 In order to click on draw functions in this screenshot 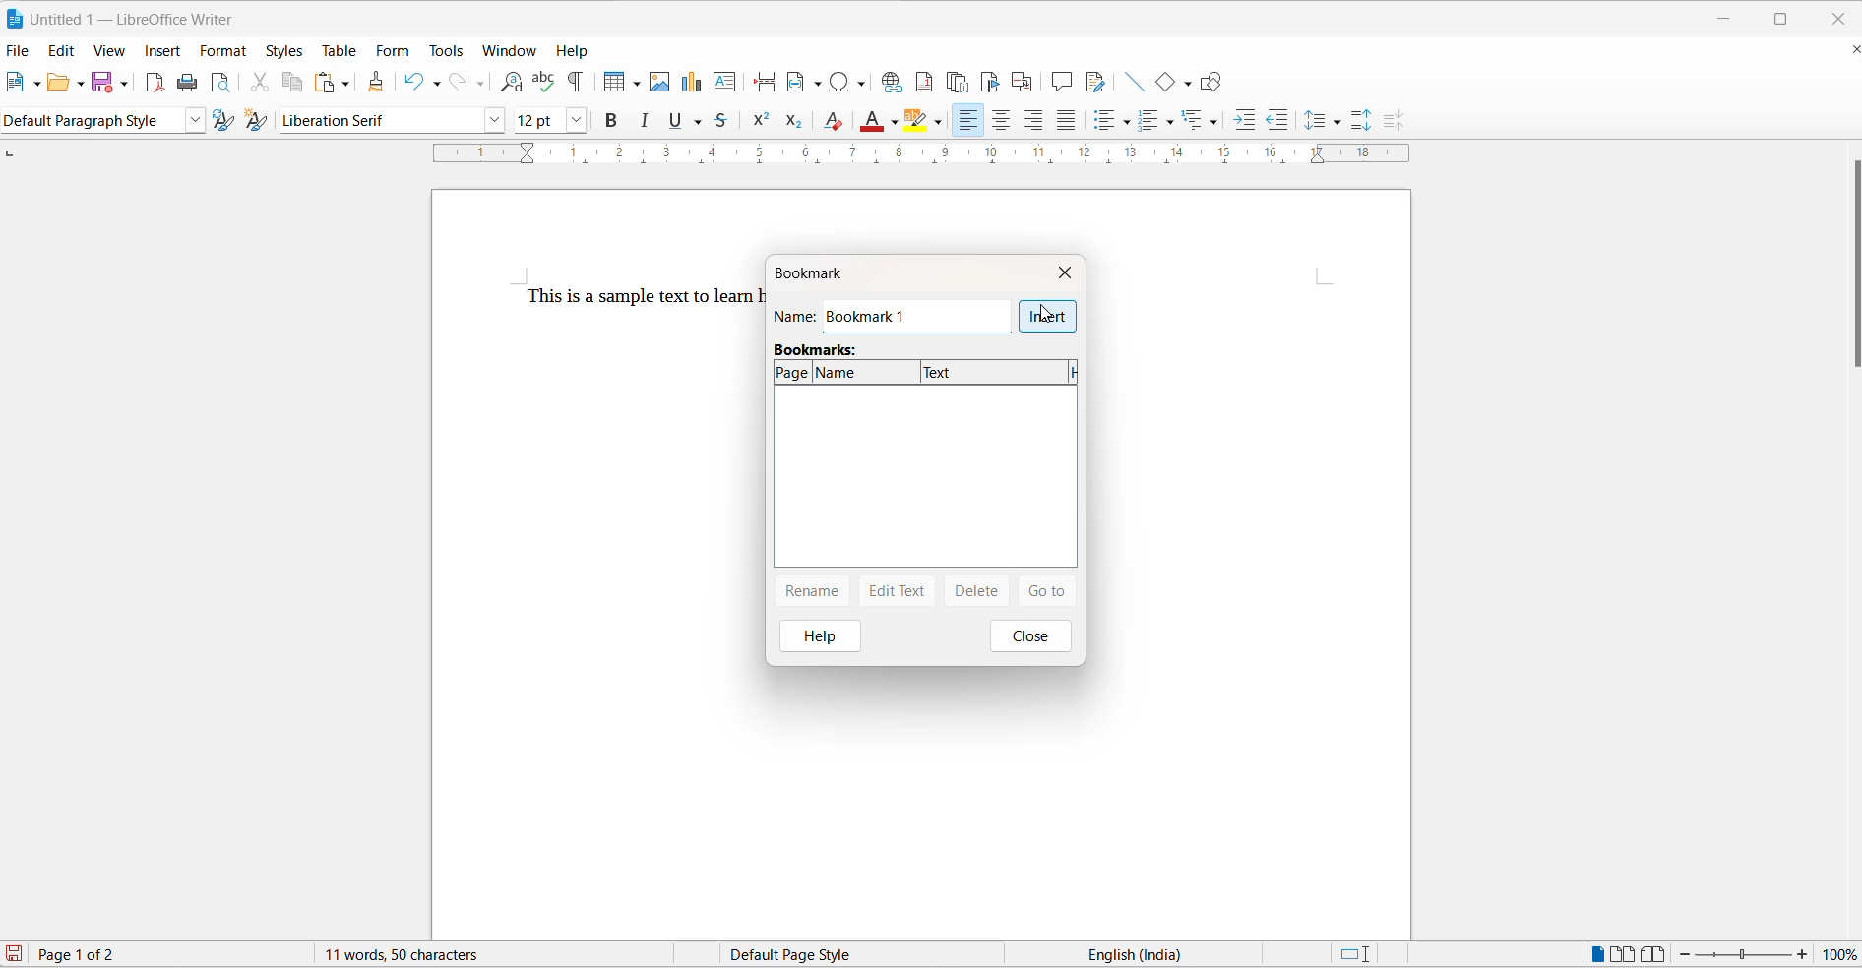, I will do `click(1210, 80)`.